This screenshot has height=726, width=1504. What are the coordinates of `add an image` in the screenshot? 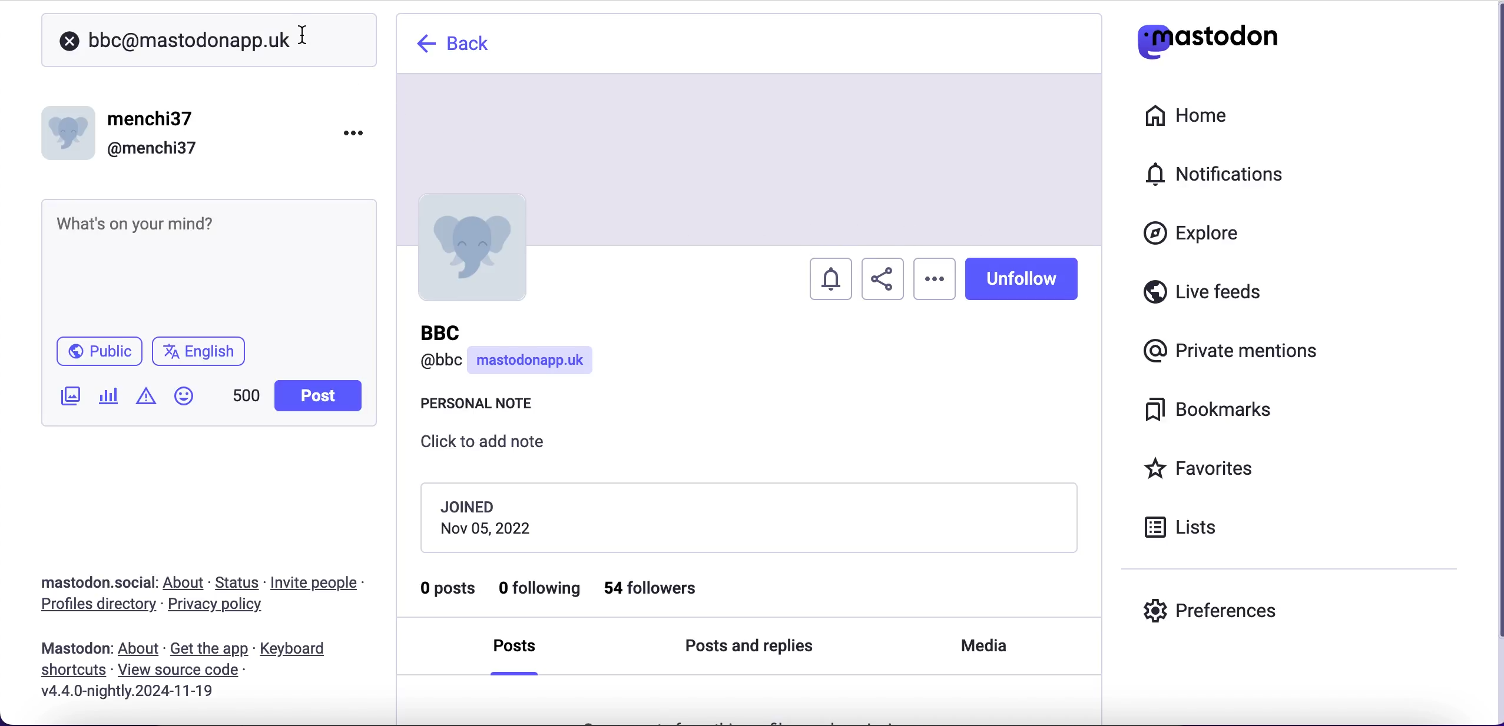 It's located at (69, 396).